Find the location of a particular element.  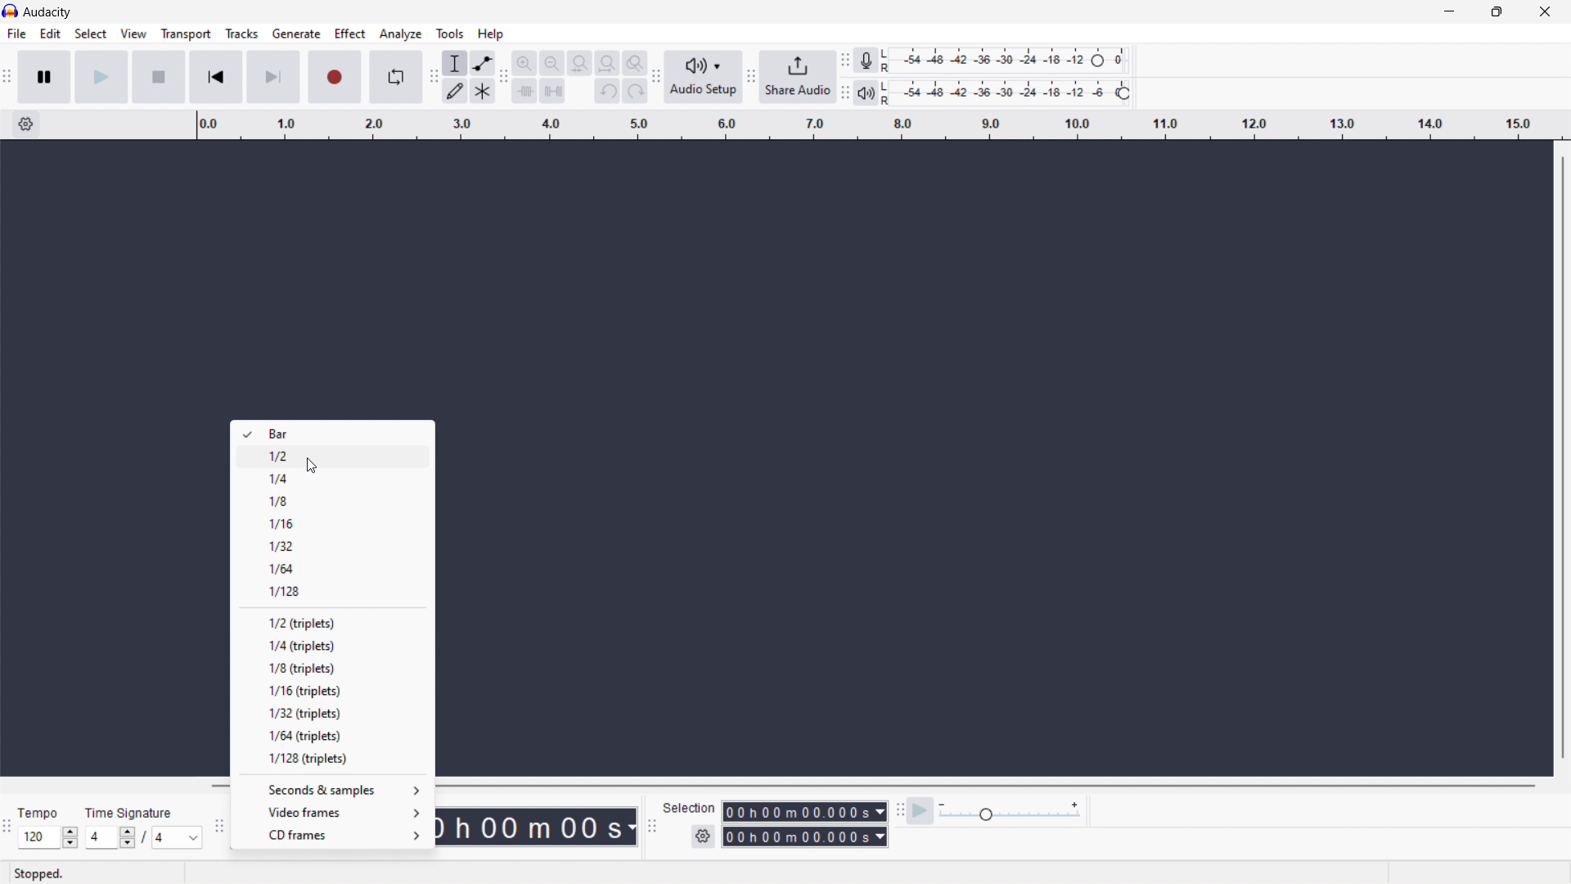

recording meter is located at coordinates (865, 60).